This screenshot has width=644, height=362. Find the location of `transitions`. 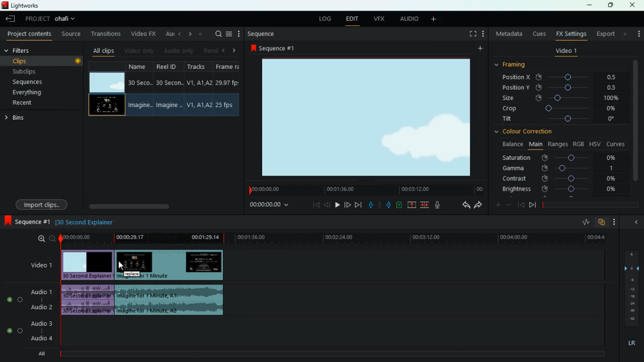

transitions is located at coordinates (107, 34).